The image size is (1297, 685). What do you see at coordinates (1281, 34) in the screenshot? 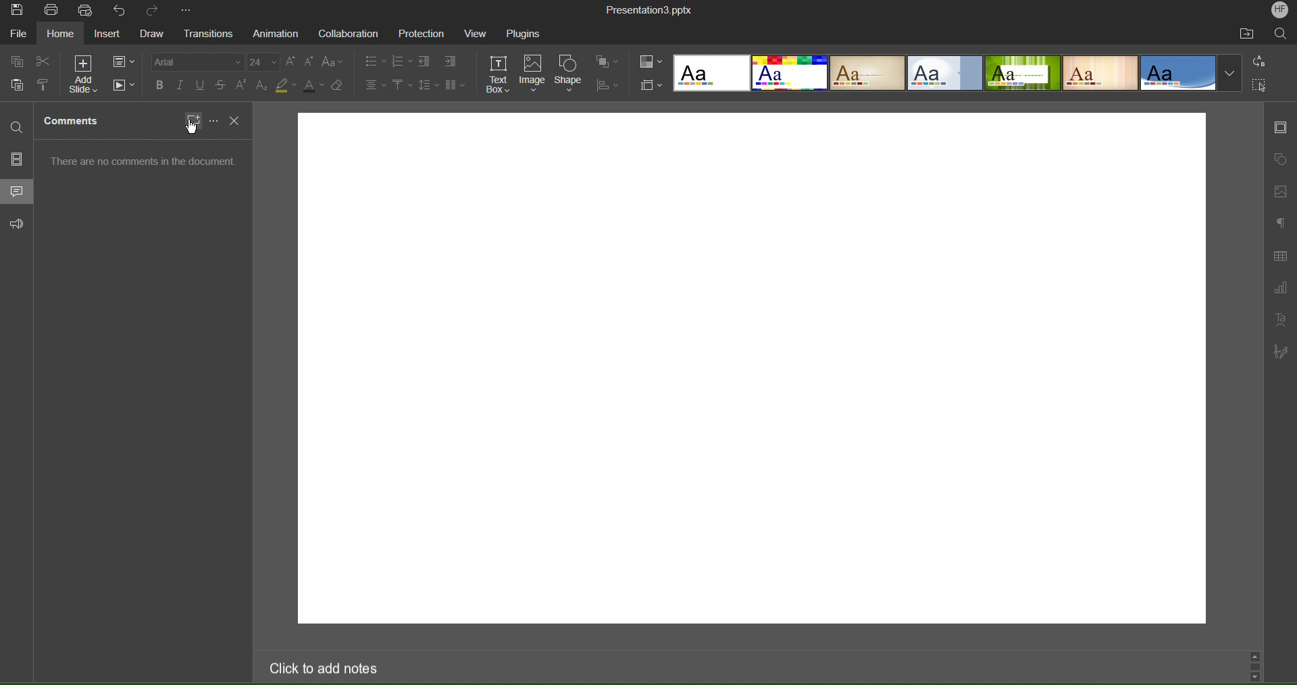
I see `Search` at bounding box center [1281, 34].